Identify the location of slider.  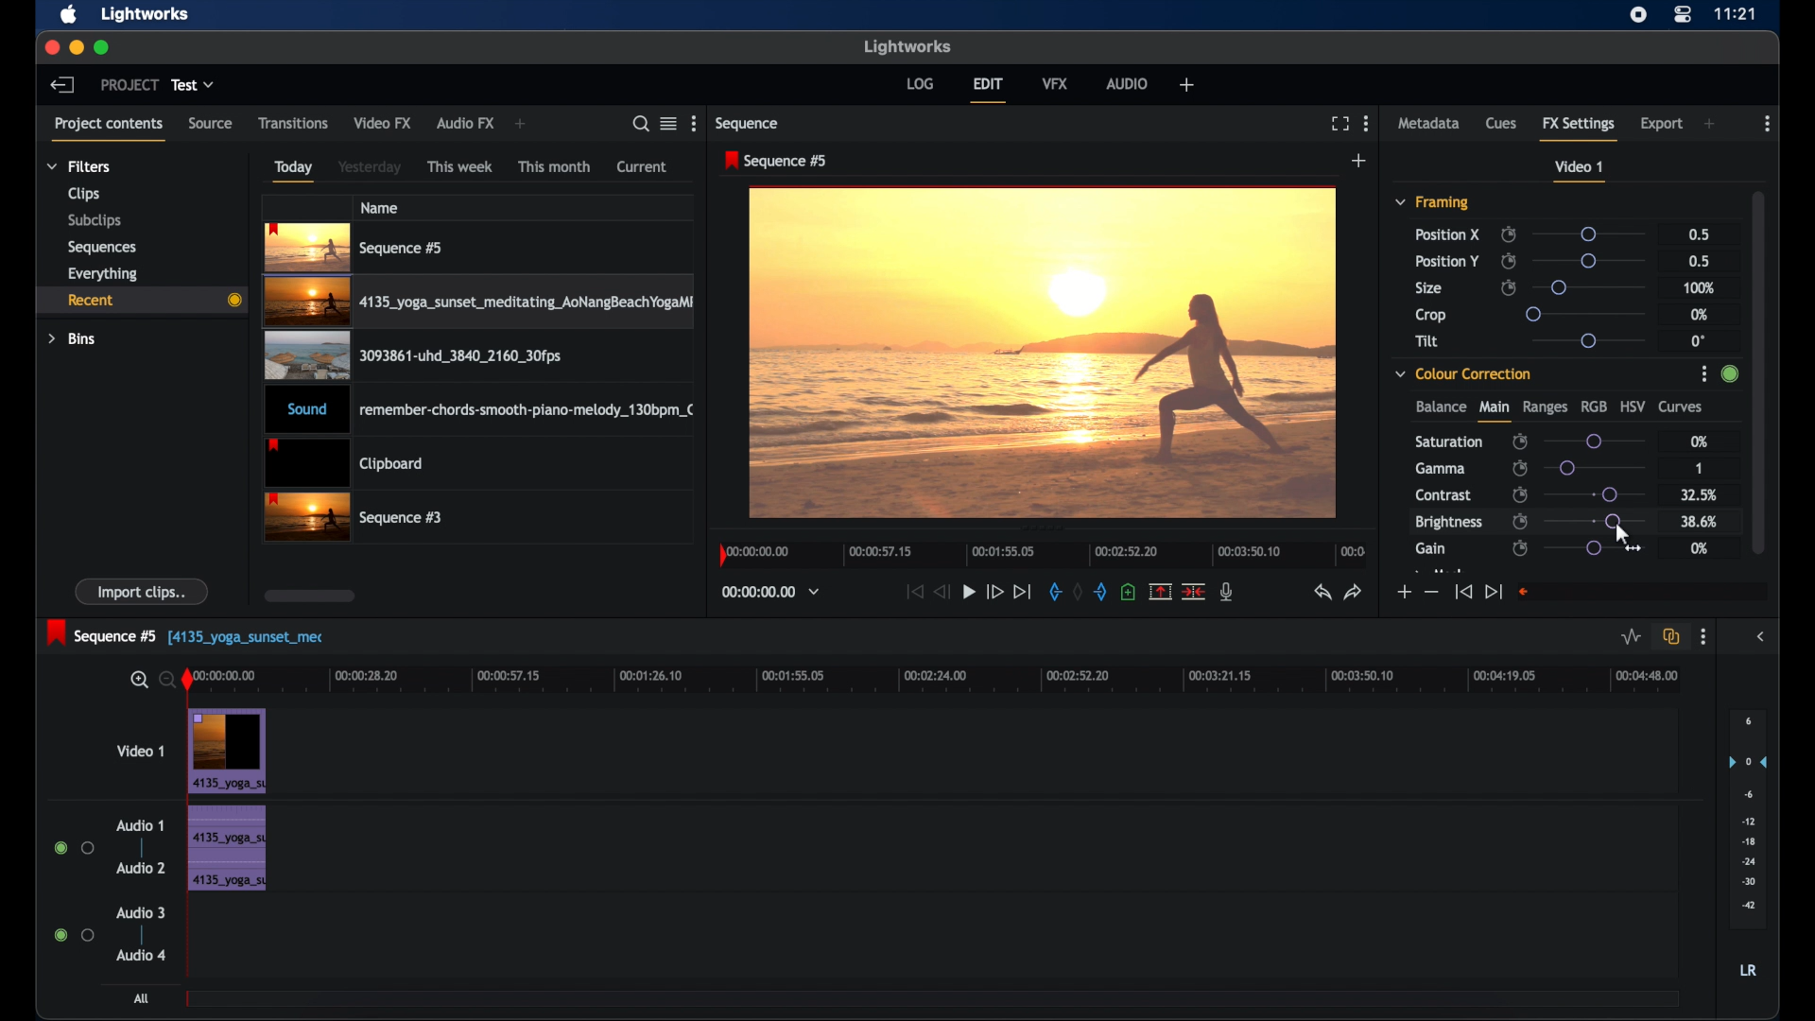
(1582, 314).